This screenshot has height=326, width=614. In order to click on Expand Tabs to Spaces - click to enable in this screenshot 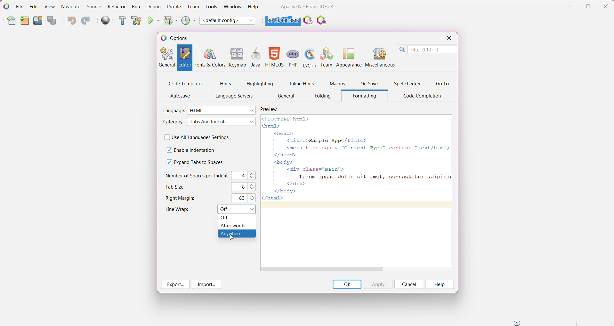, I will do `click(202, 163)`.